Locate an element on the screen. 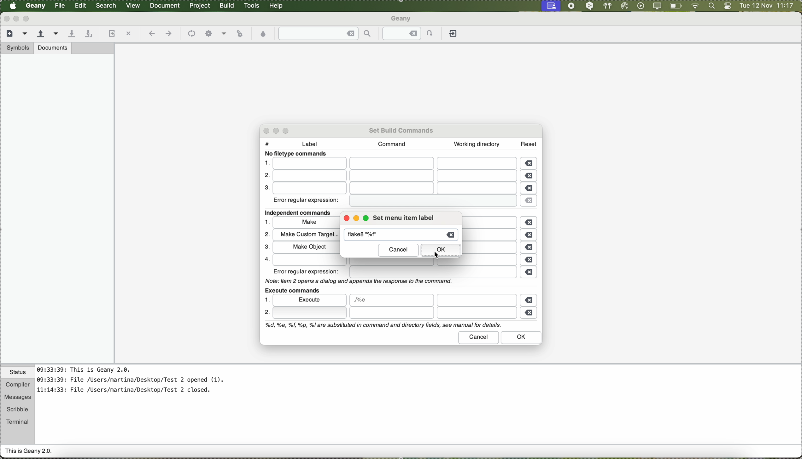 Image resolution: width=802 pixels, height=459 pixels. Geany is located at coordinates (402, 19).